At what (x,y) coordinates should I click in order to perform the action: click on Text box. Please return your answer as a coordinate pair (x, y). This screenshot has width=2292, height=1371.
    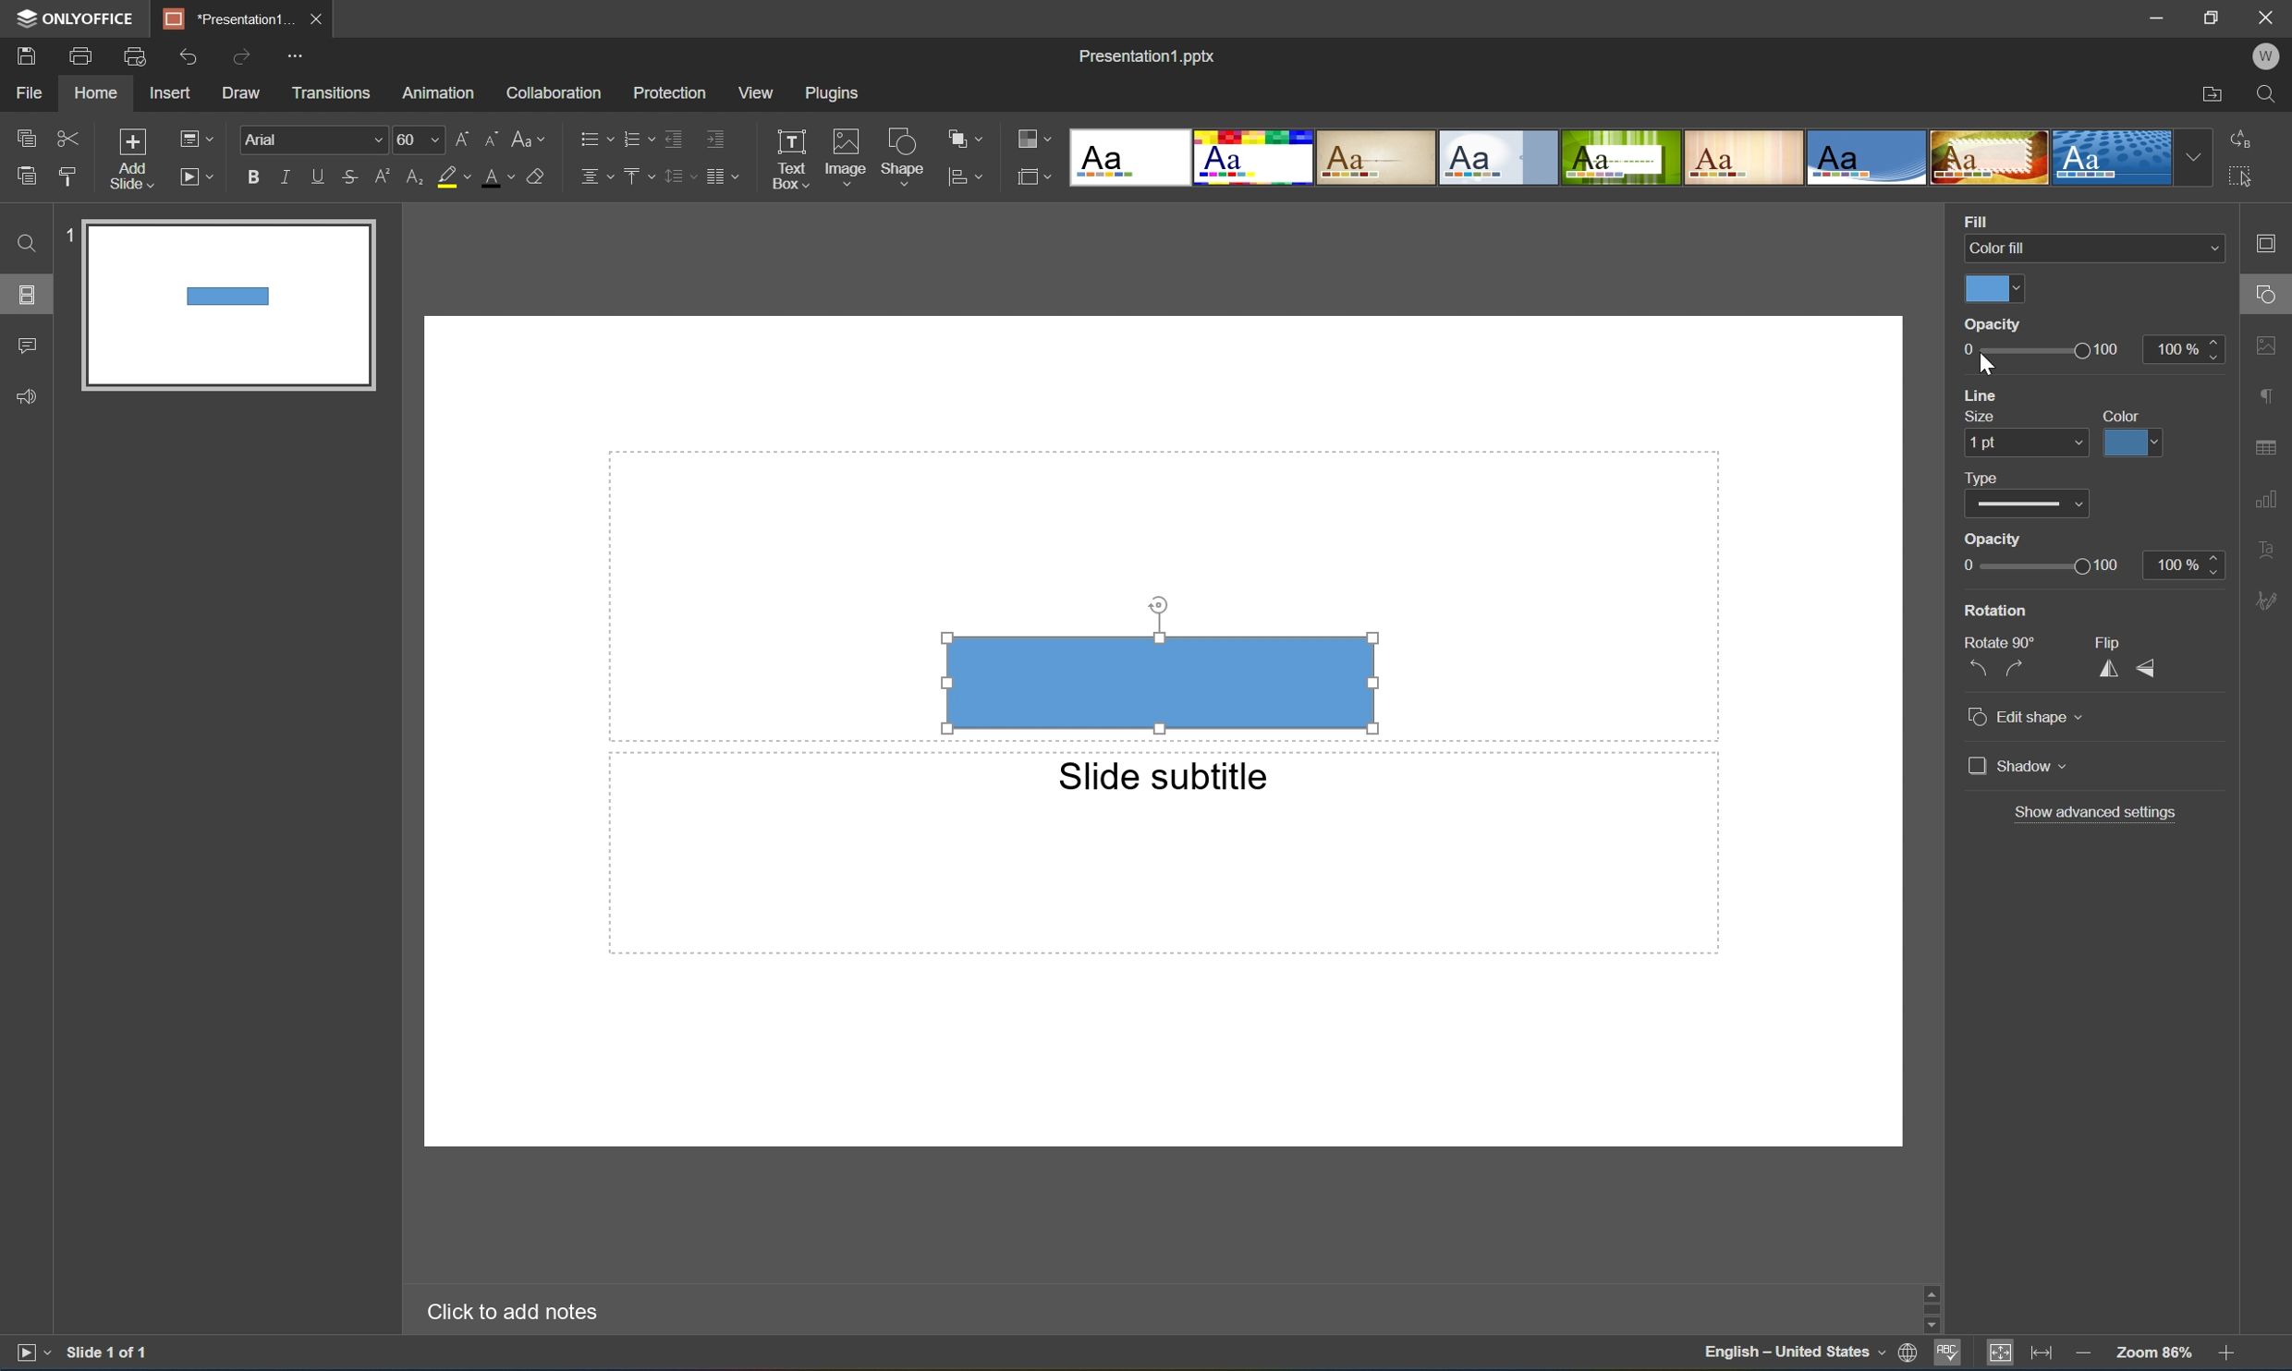
    Looking at the image, I should click on (792, 159).